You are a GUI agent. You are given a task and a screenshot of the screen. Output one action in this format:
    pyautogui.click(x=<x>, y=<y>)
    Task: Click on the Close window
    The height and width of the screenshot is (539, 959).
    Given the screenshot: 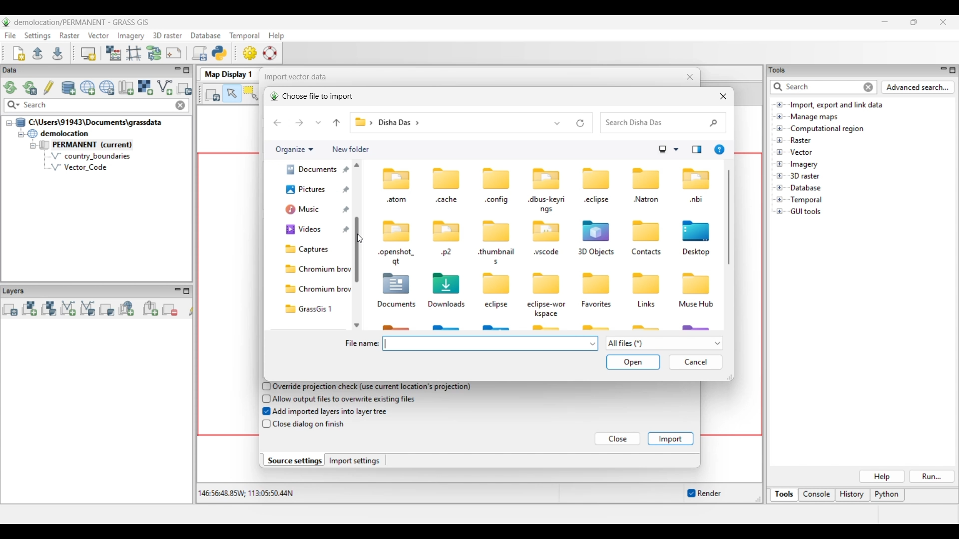 What is the action you would take?
    pyautogui.click(x=690, y=77)
    